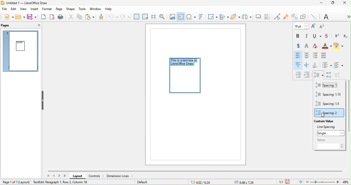 This screenshot has height=185, width=351. What do you see at coordinates (323, 26) in the screenshot?
I see `decrease font size` at bounding box center [323, 26].